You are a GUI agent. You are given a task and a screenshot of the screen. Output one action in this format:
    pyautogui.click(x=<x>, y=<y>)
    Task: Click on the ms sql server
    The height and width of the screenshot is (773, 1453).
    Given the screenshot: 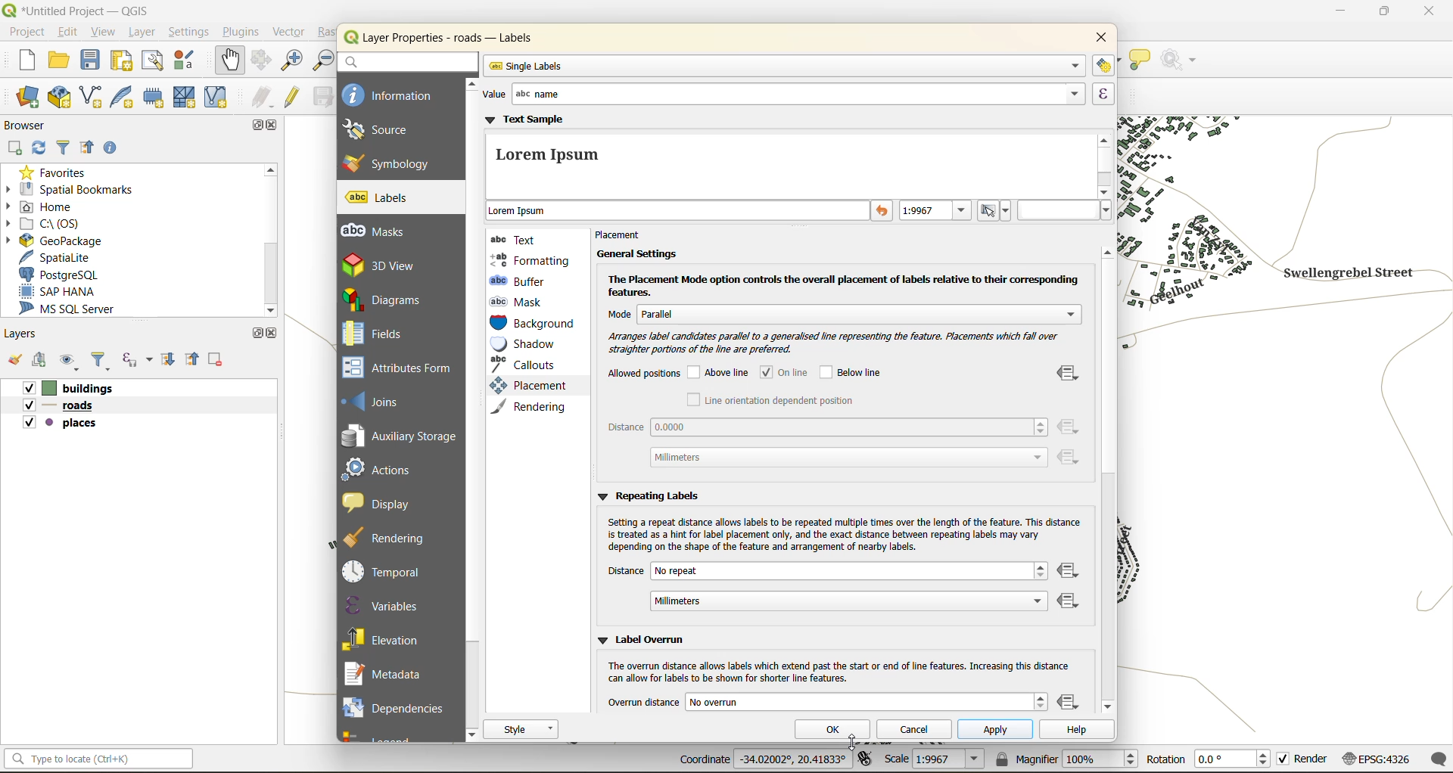 What is the action you would take?
    pyautogui.click(x=70, y=309)
    